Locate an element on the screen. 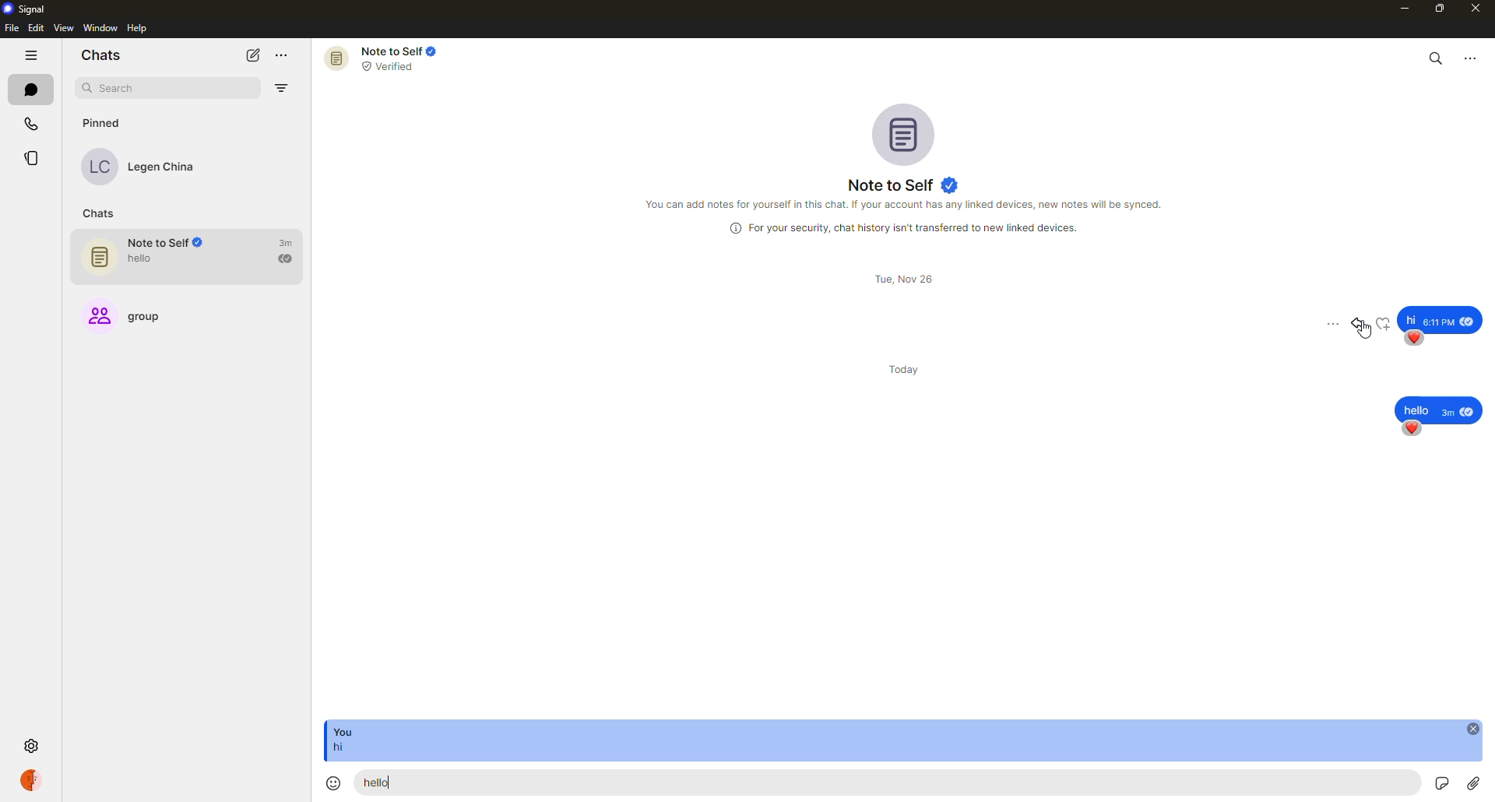 This screenshot has width=1495, height=802. note to self is located at coordinates (194, 258).